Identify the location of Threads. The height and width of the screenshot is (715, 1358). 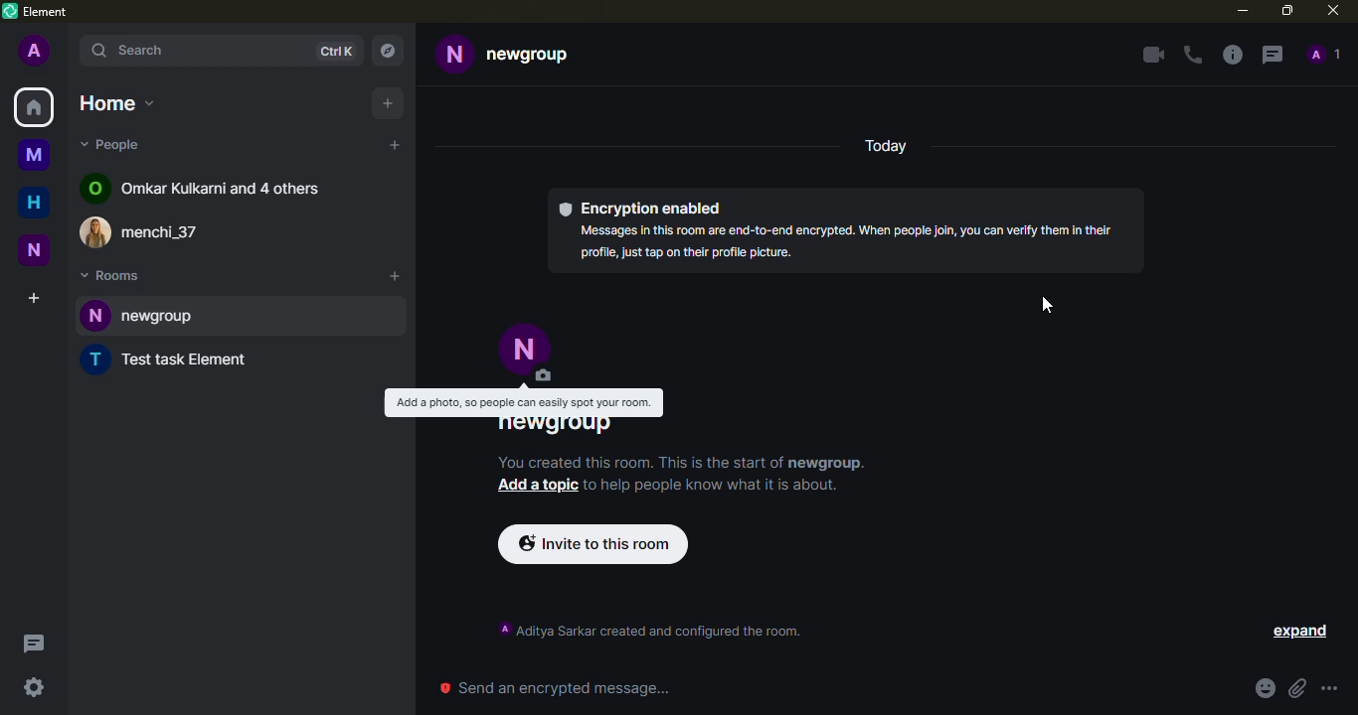
(35, 643).